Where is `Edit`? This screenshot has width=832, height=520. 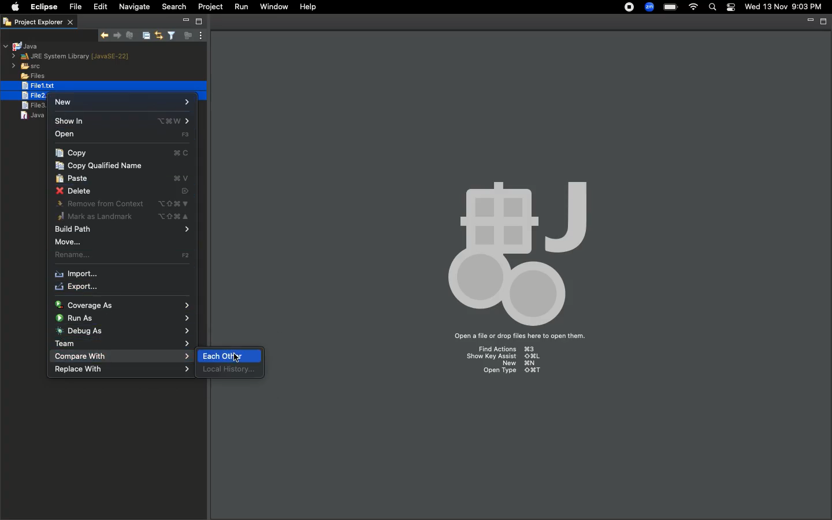
Edit is located at coordinates (98, 6).